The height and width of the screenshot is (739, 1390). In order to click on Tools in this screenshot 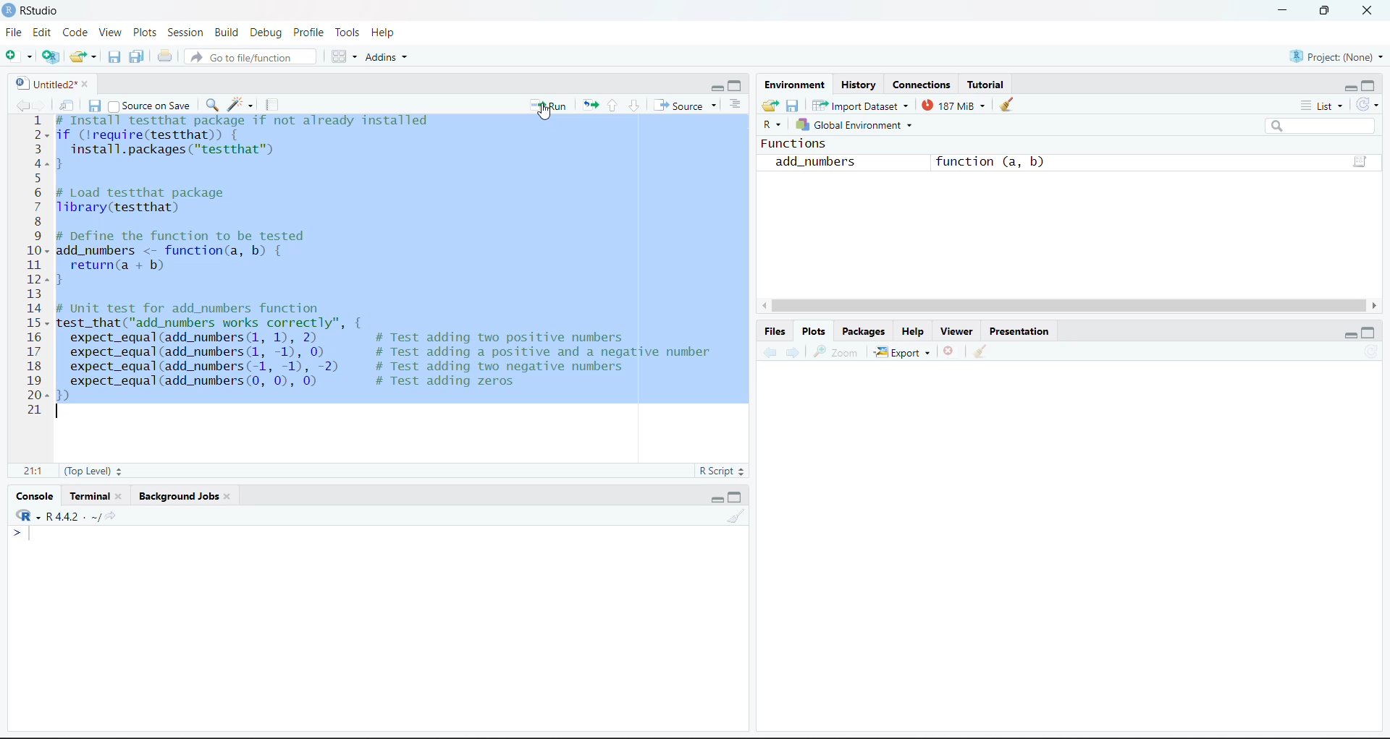, I will do `click(349, 30)`.